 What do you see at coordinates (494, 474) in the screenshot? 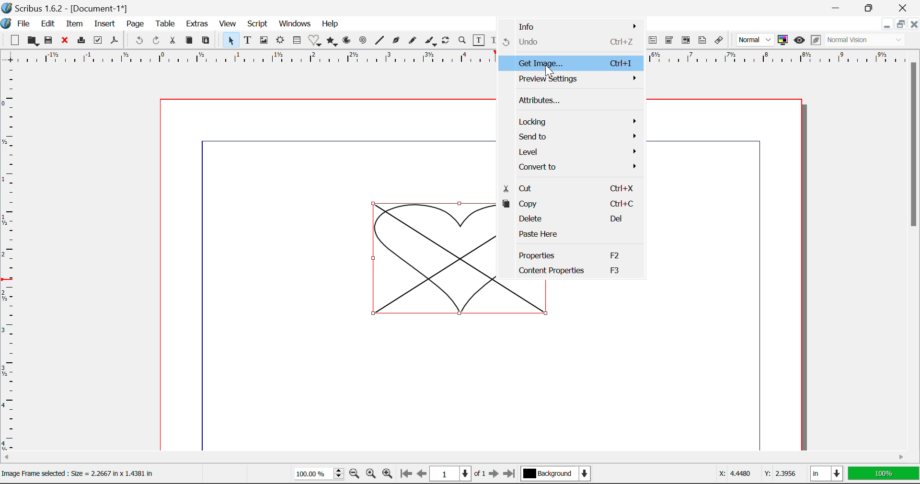
I see `Next` at bounding box center [494, 474].